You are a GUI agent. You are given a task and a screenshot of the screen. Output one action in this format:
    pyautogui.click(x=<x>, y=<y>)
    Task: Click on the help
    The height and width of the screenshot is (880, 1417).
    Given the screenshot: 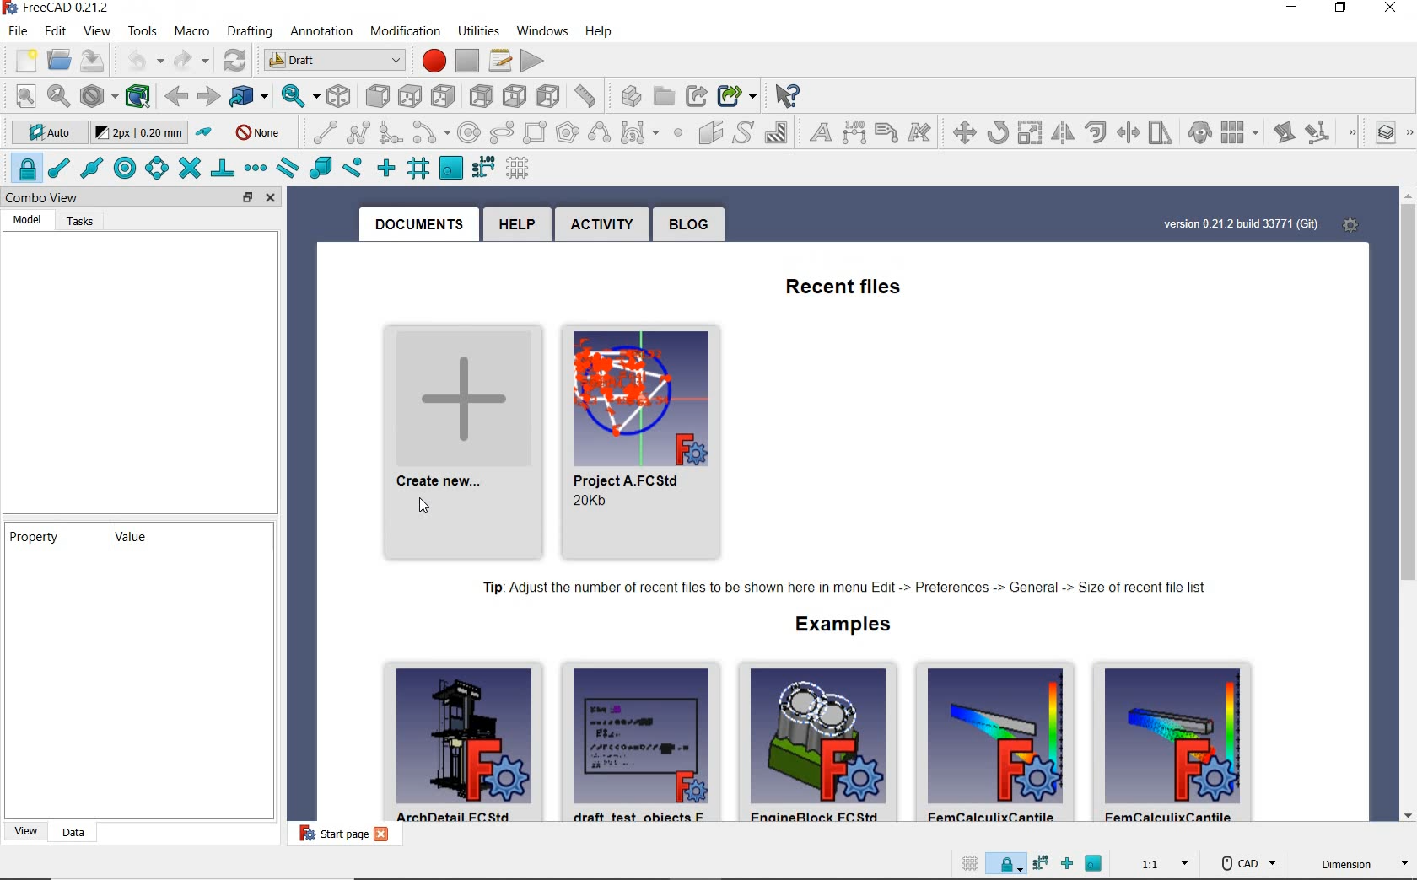 What is the action you would take?
    pyautogui.click(x=516, y=223)
    